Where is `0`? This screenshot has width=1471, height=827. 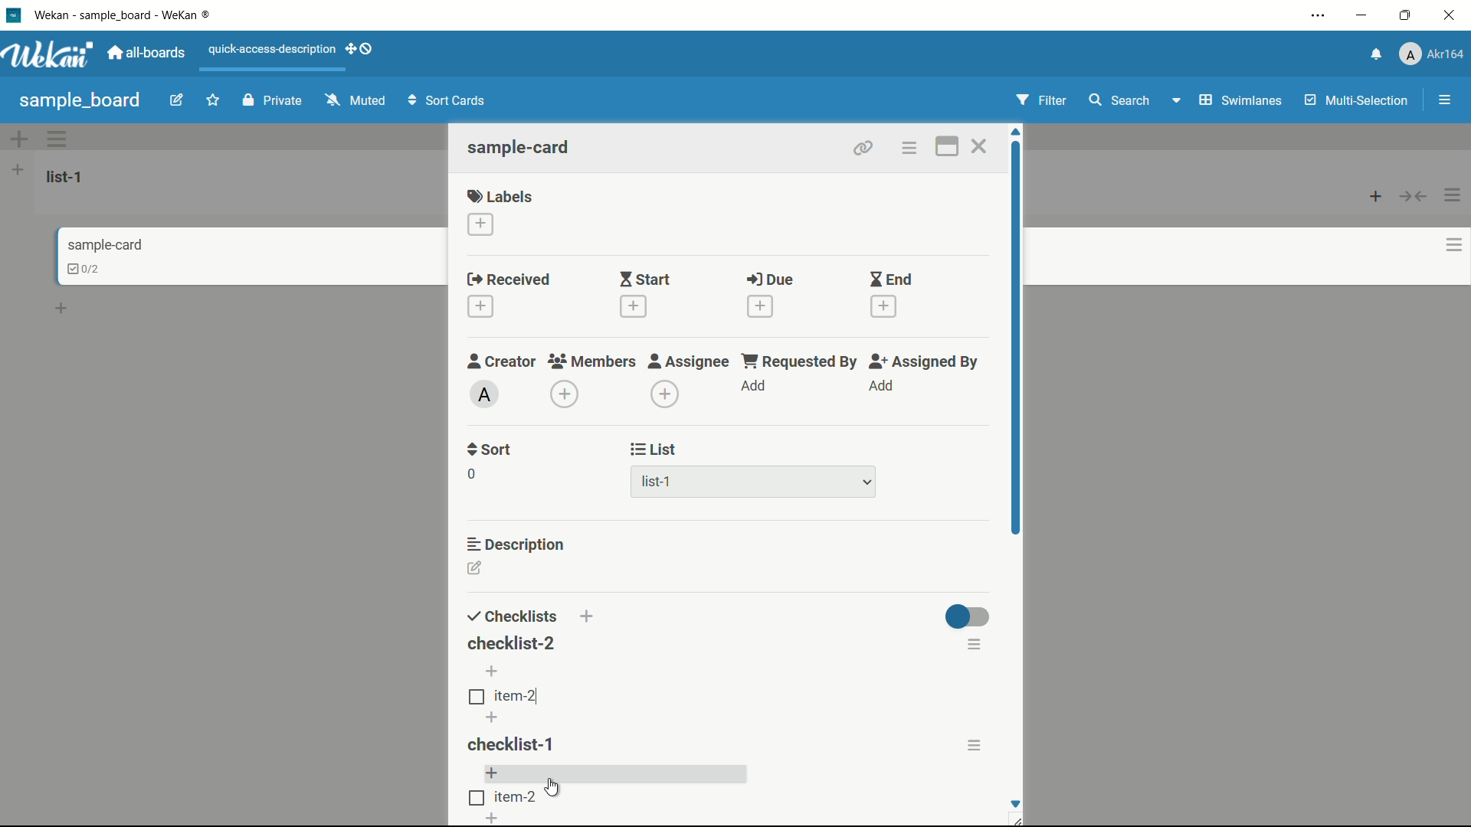
0 is located at coordinates (471, 474).